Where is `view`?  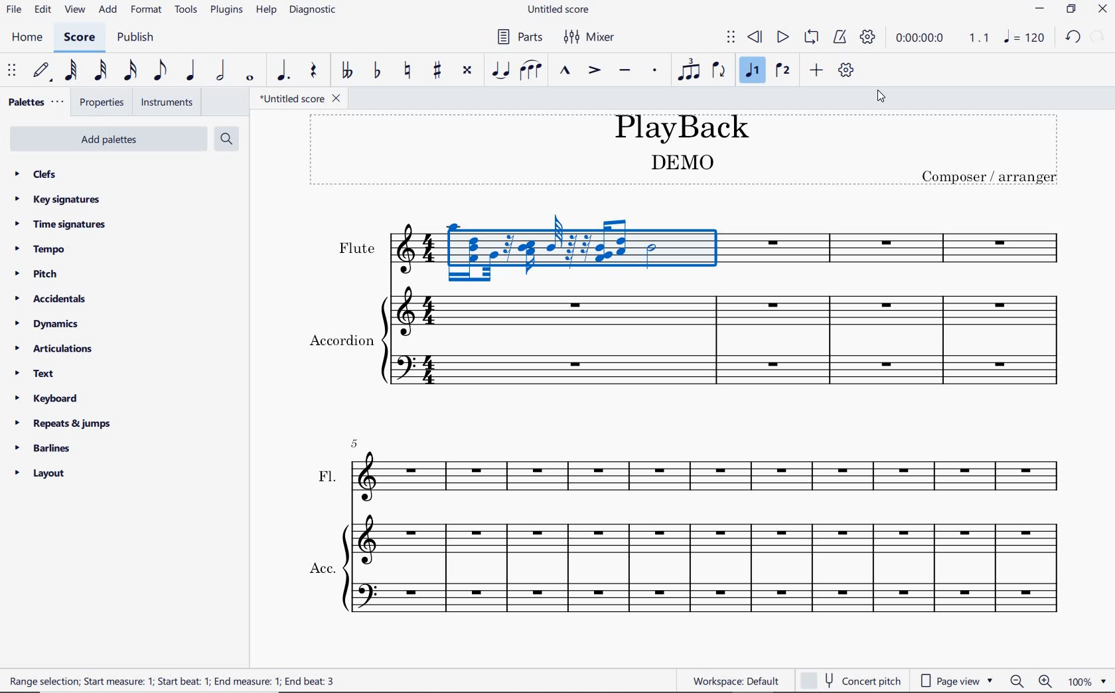 view is located at coordinates (74, 10).